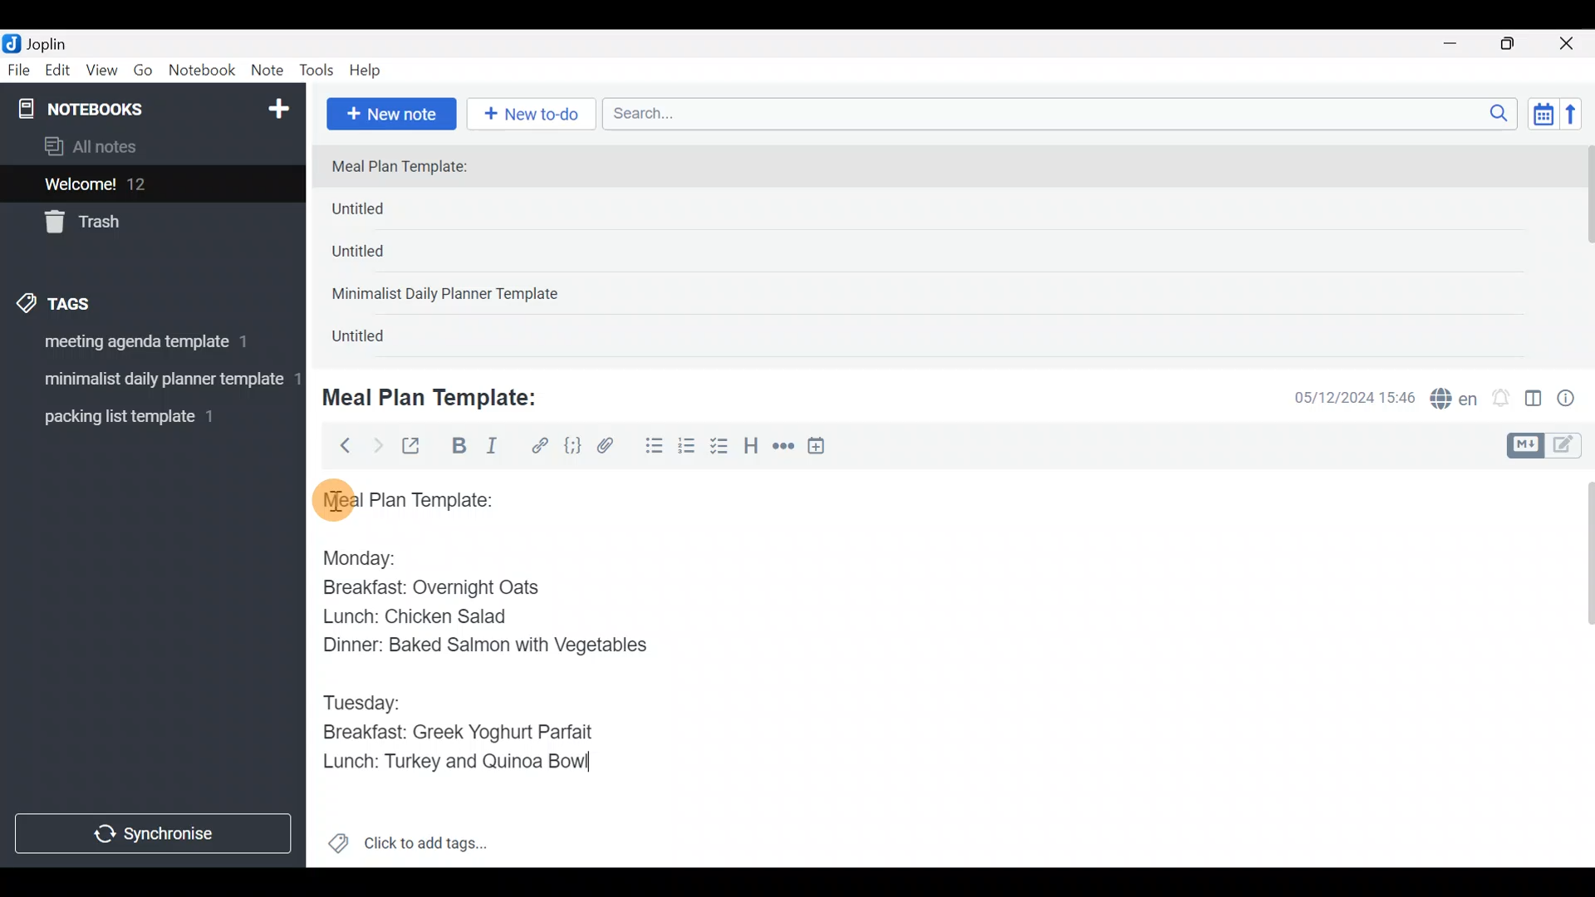 Image resolution: width=1595 pixels, height=897 pixels. I want to click on Meal plan template, so click(402, 498).